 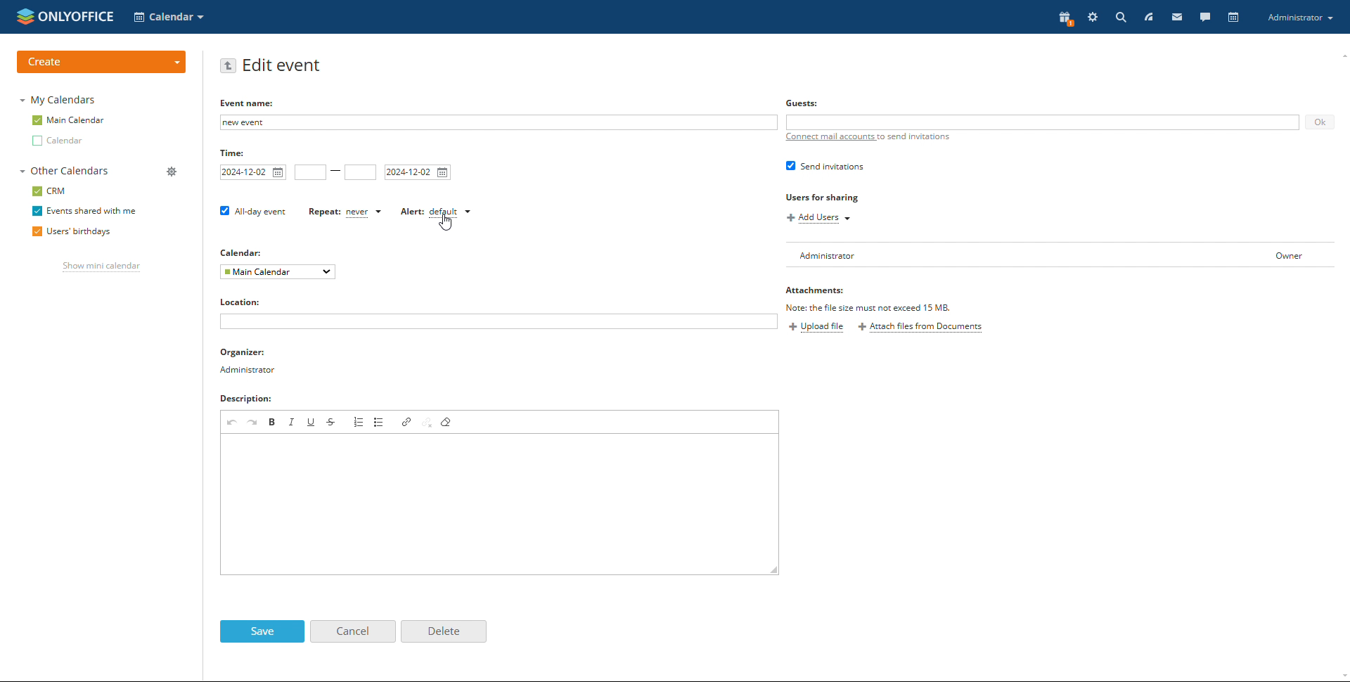 I want to click on add guests, so click(x=1042, y=122).